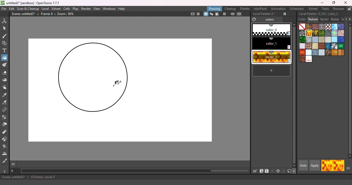 The image size is (352, 185). What do you see at coordinates (5, 36) in the screenshot?
I see `Brush tool` at bounding box center [5, 36].